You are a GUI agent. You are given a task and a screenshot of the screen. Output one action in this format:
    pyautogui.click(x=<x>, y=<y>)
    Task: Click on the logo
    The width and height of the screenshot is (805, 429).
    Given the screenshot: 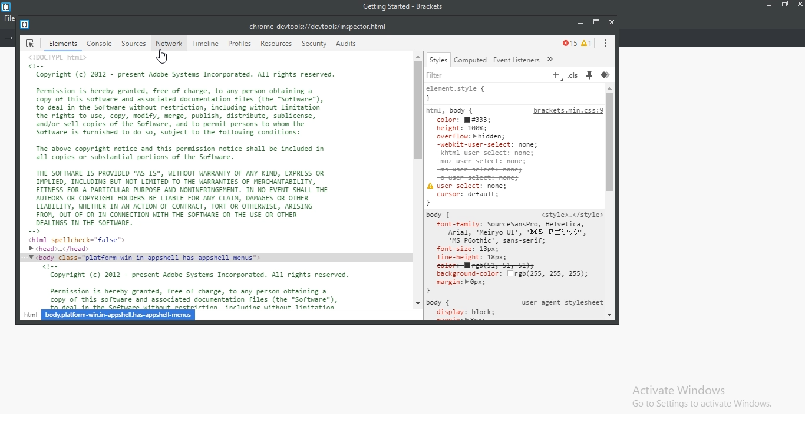 What is the action you would take?
    pyautogui.click(x=9, y=6)
    